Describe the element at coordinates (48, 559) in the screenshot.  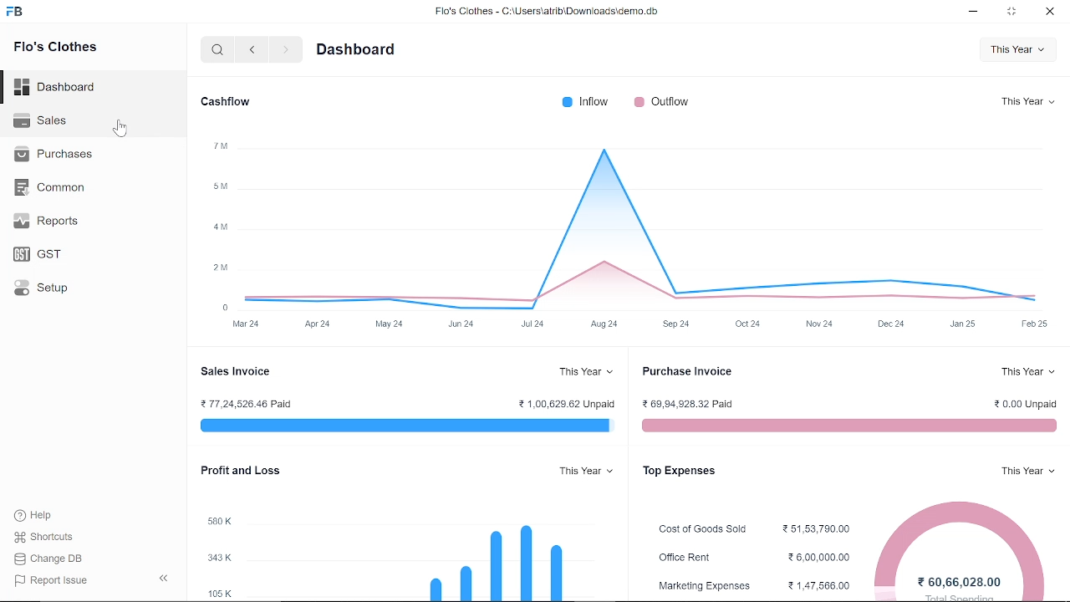
I see `Change DB` at that location.